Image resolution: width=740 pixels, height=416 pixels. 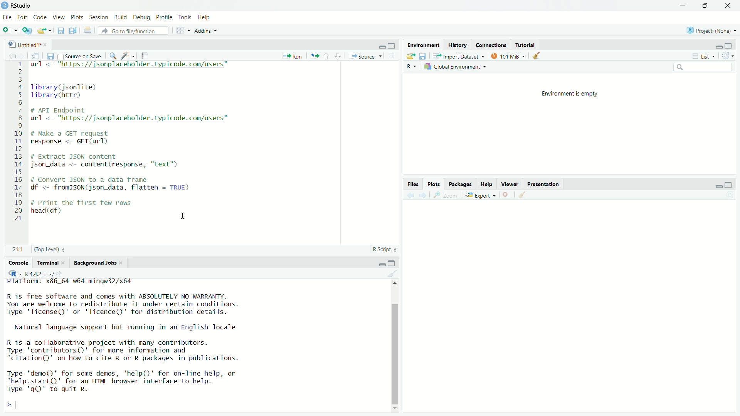 What do you see at coordinates (455, 68) in the screenshot?
I see `Global Environment ` at bounding box center [455, 68].